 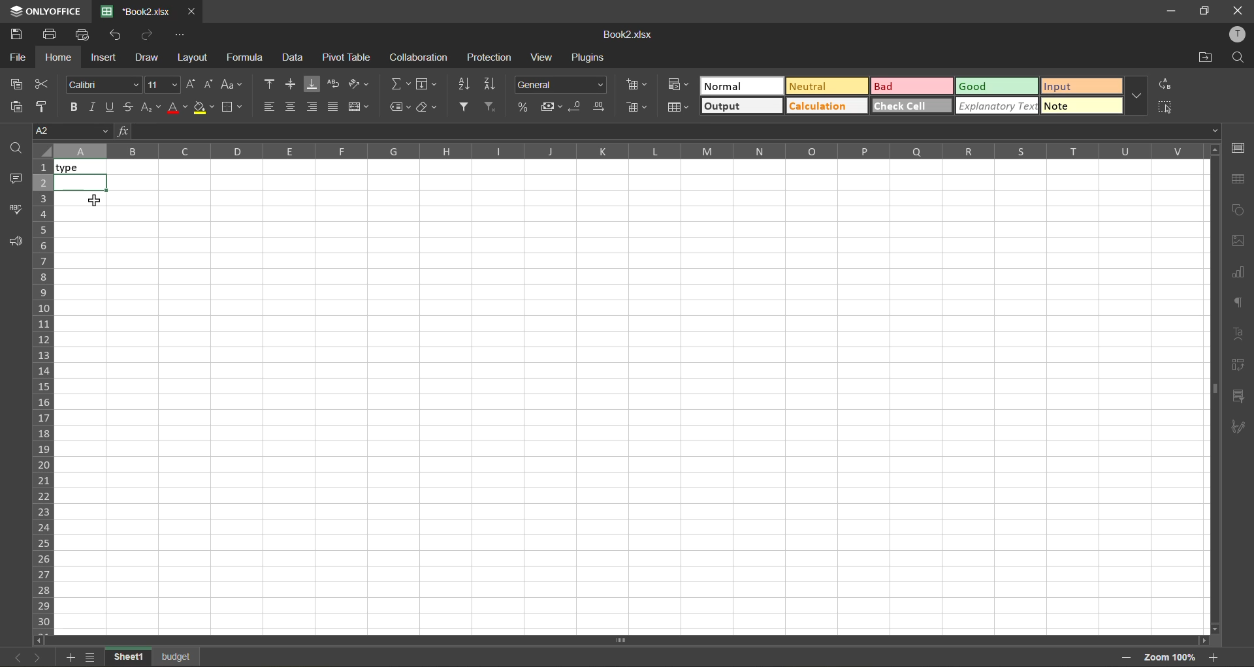 What do you see at coordinates (679, 84) in the screenshot?
I see `conditional formatting ` at bounding box center [679, 84].